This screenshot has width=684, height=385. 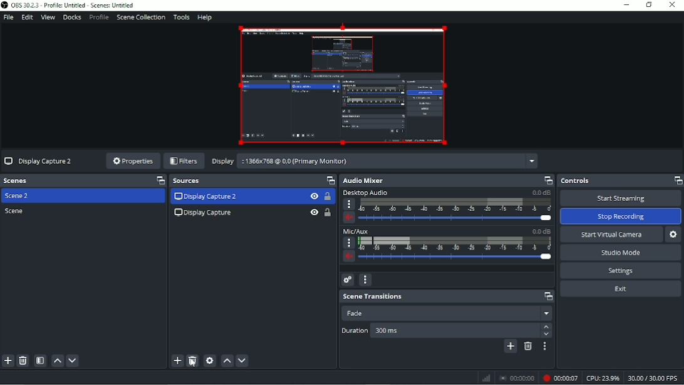 I want to click on lock/unlock, so click(x=330, y=211).